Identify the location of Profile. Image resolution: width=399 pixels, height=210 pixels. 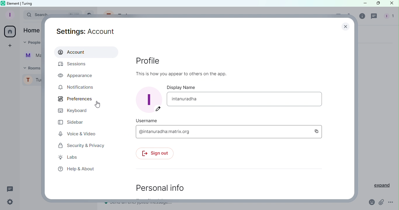
(9, 15).